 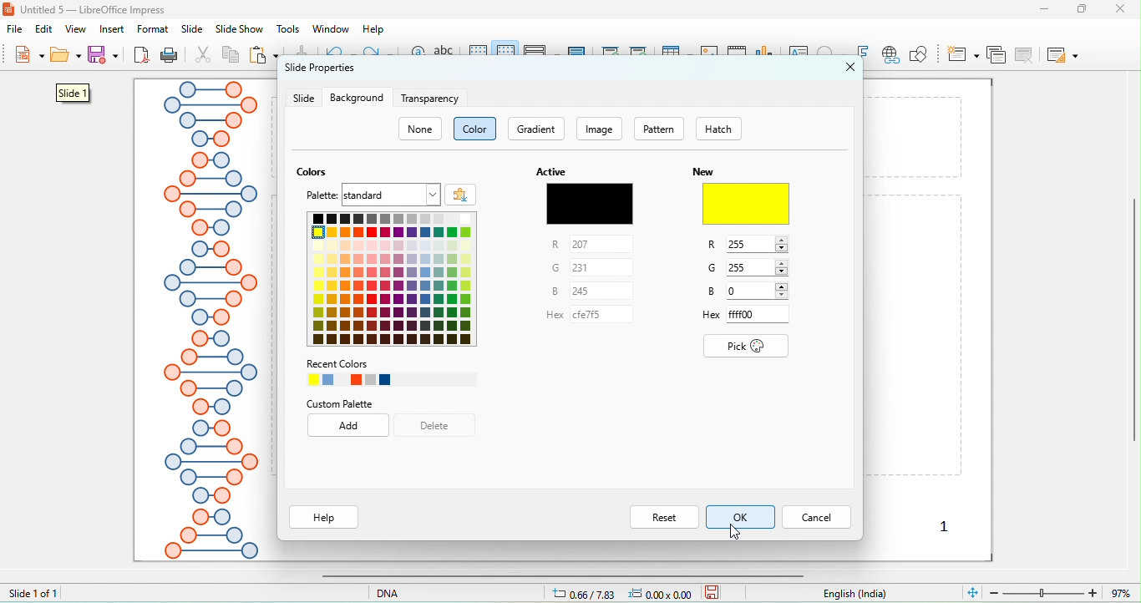 I want to click on clone, so click(x=300, y=51).